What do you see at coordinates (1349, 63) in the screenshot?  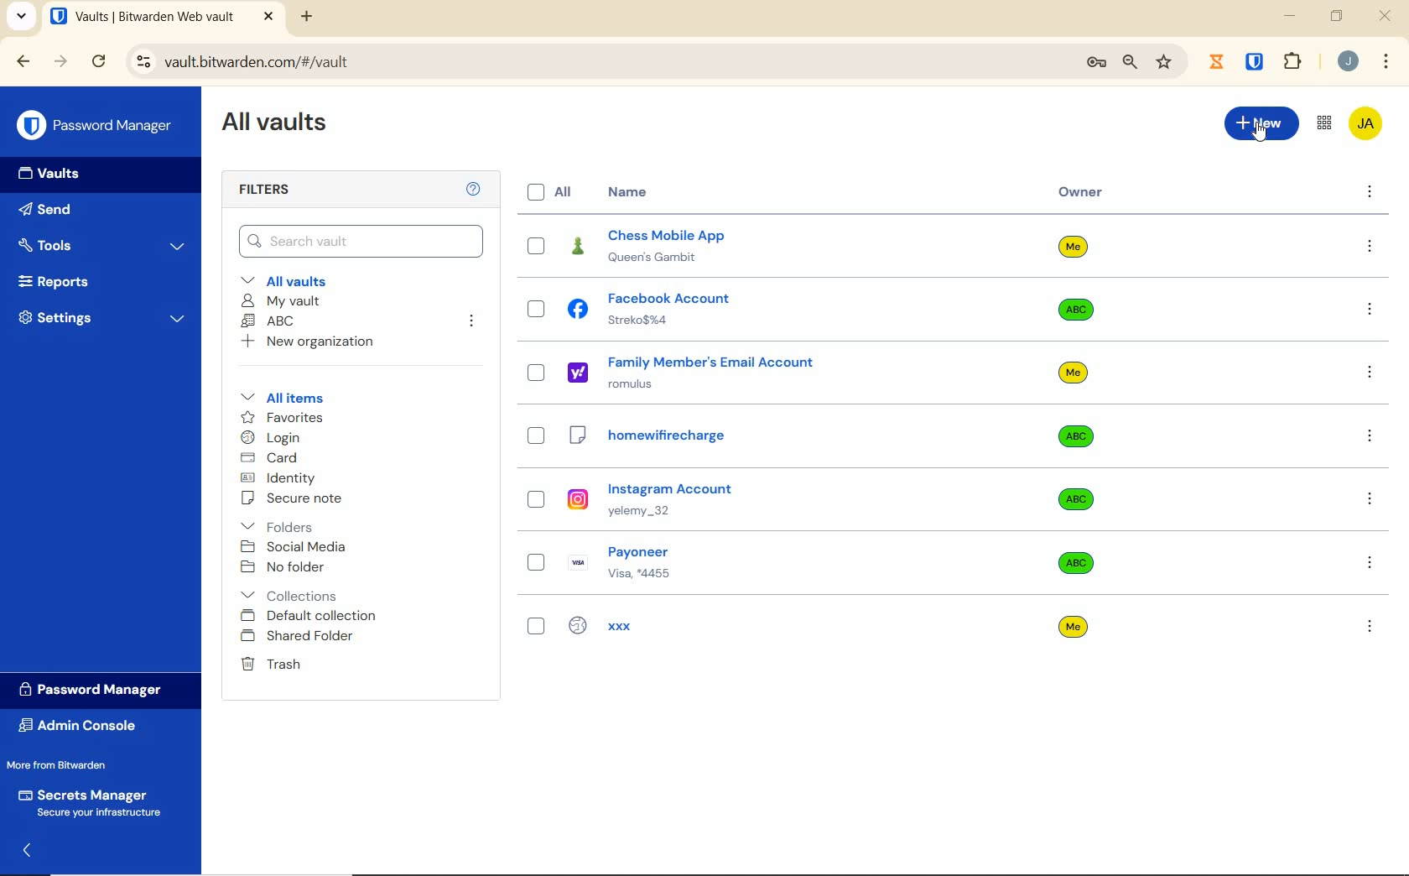 I see `Account` at bounding box center [1349, 63].